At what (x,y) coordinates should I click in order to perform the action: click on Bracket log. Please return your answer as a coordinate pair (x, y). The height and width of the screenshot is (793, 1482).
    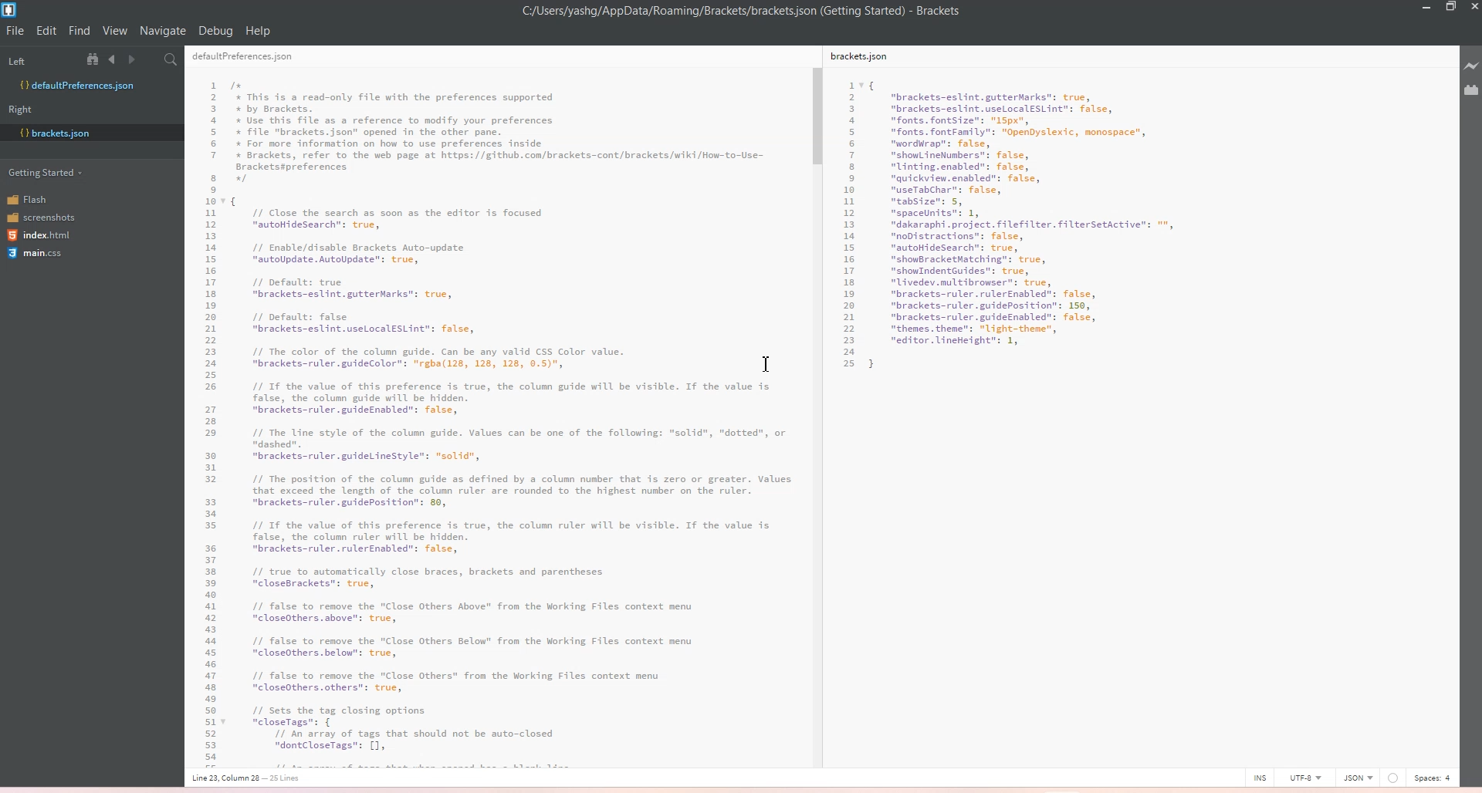
    Looking at the image, I should click on (11, 10).